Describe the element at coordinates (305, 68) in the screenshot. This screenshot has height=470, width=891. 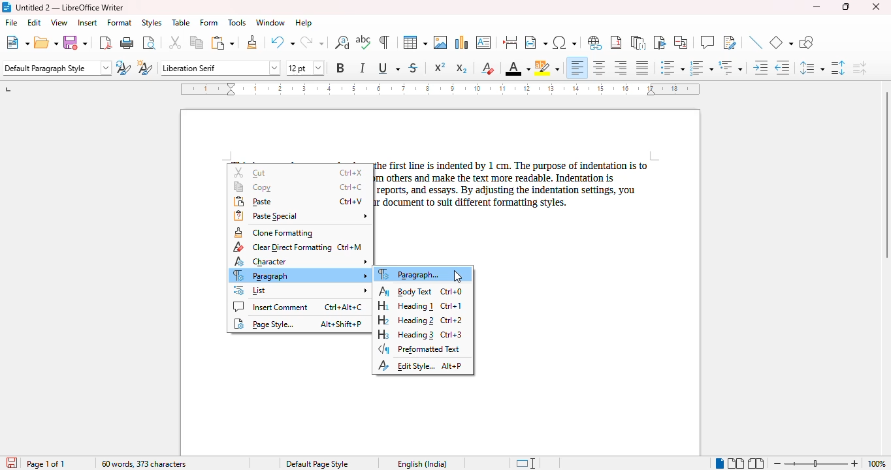
I see `font size` at that location.